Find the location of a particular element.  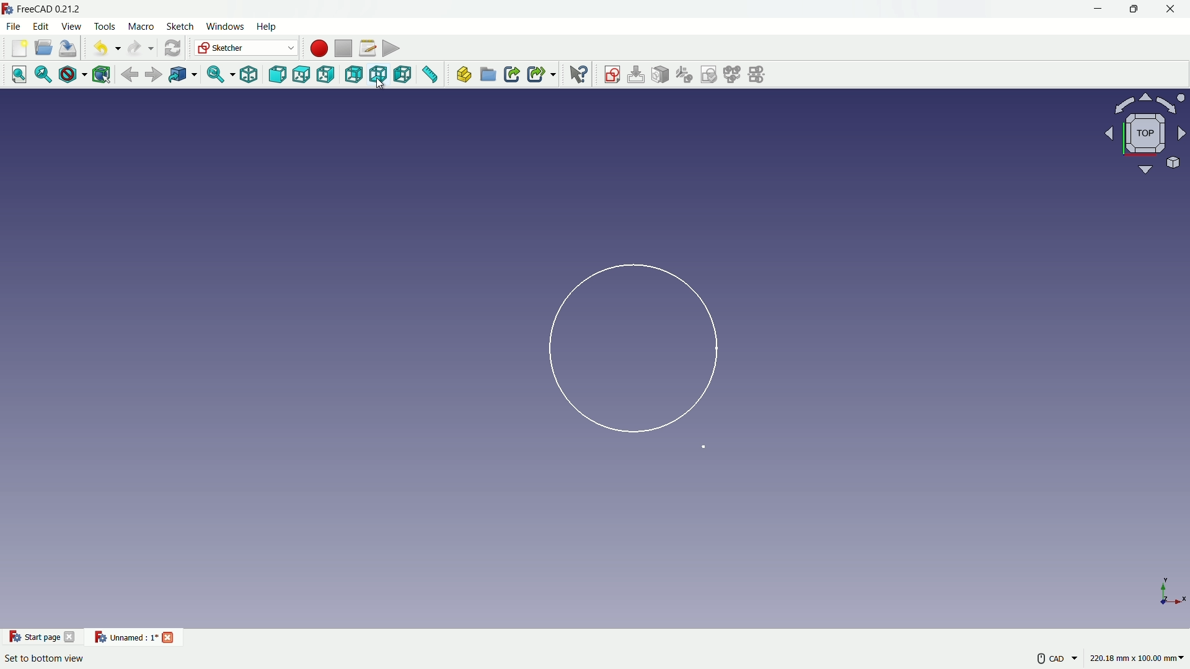

back is located at coordinates (130, 74).